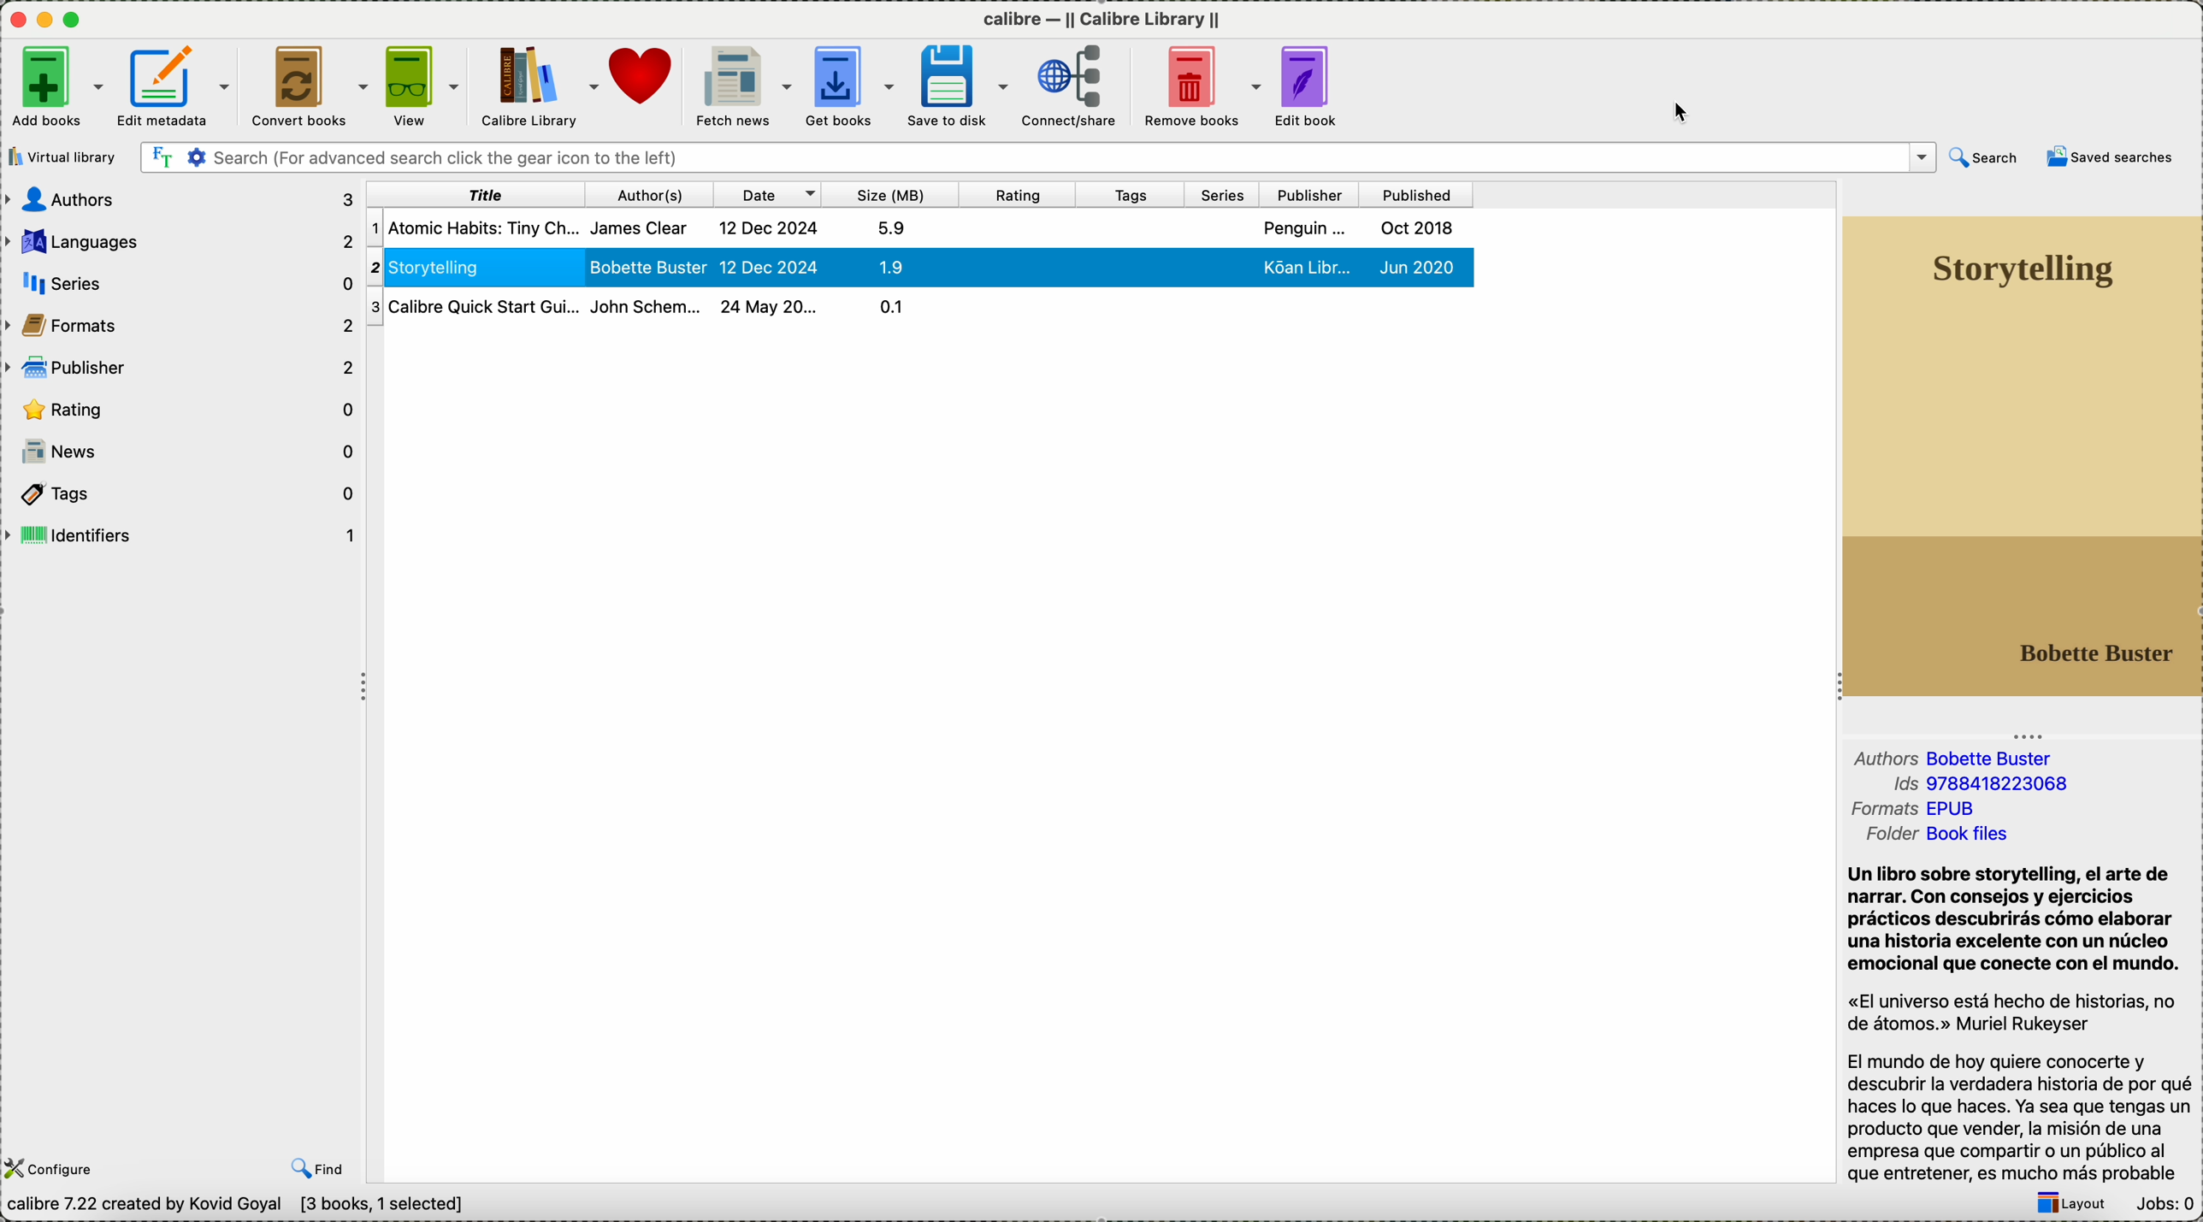 This screenshot has height=1222, width=2203. Describe the element at coordinates (475, 194) in the screenshot. I see `title` at that location.